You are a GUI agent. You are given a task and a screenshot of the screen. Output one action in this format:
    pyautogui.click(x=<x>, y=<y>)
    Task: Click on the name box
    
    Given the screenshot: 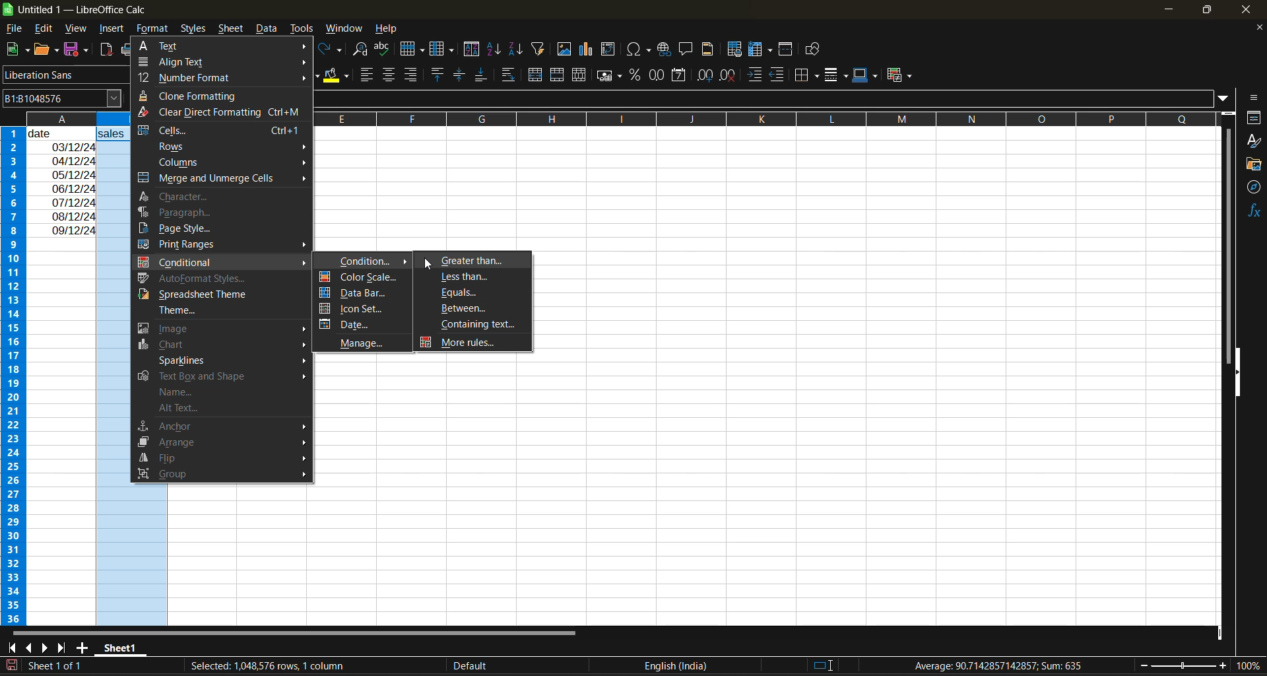 What is the action you would take?
    pyautogui.click(x=59, y=98)
    